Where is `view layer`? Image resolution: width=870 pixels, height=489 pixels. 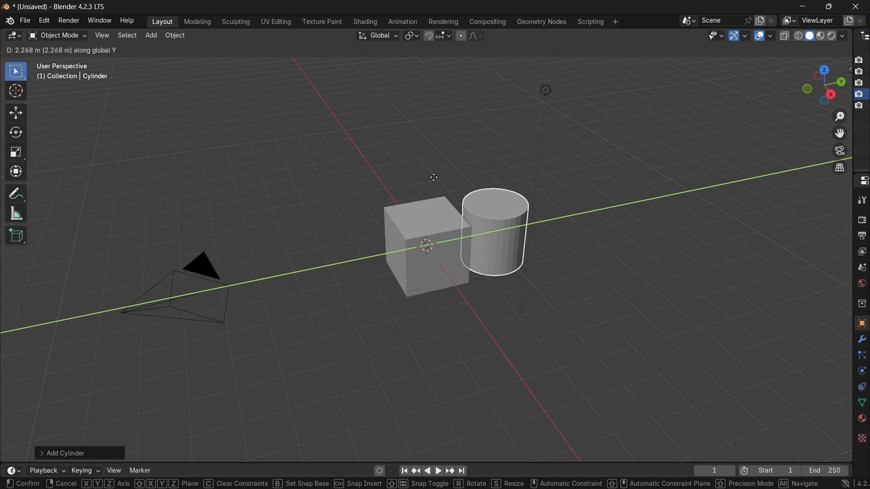
view layer is located at coordinates (788, 20).